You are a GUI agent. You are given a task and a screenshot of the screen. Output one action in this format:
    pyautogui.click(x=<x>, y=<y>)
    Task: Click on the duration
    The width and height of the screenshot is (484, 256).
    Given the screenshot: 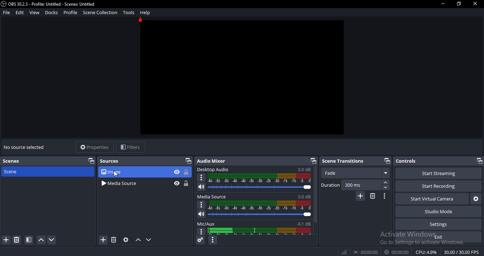 What is the action you would take?
    pyautogui.click(x=331, y=185)
    